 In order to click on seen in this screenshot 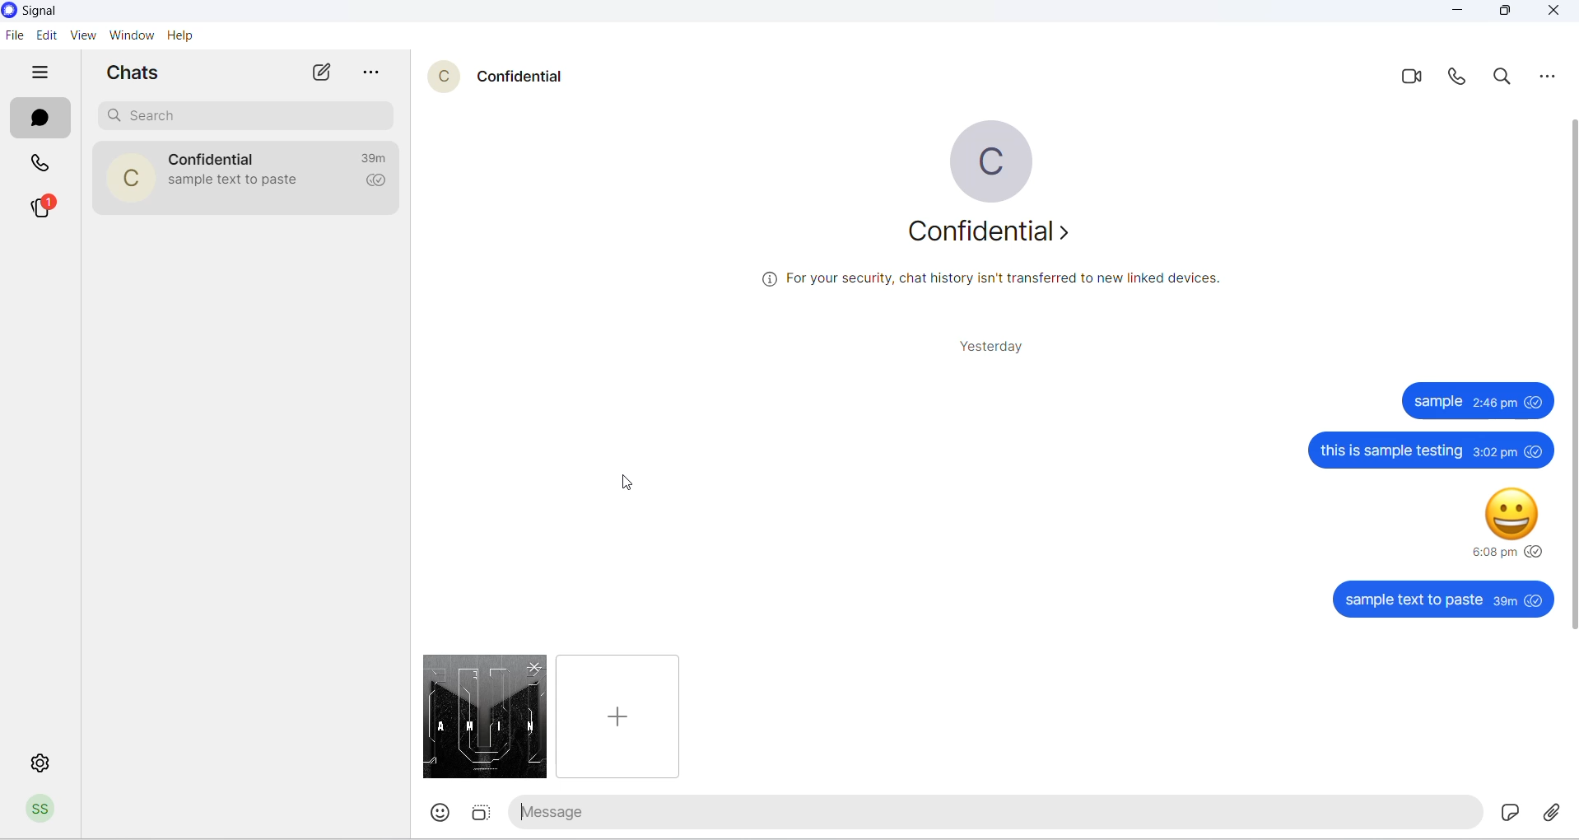, I will do `click(1537, 453)`.